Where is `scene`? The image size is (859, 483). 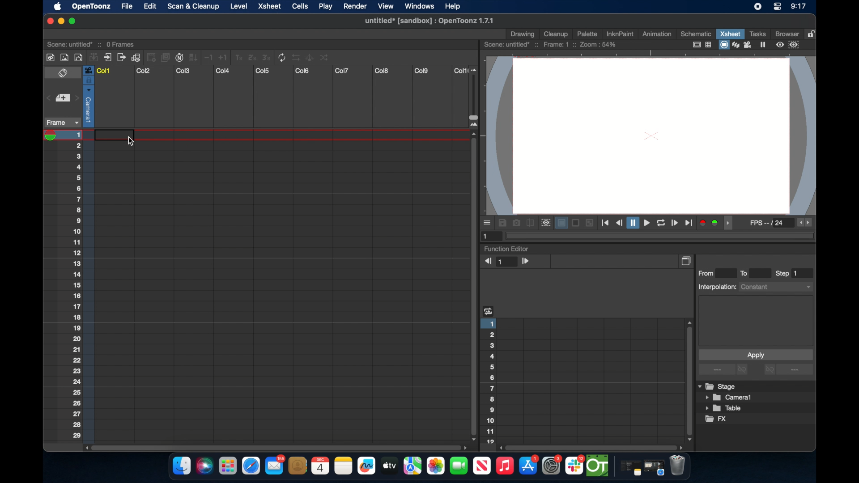 scene is located at coordinates (92, 43).